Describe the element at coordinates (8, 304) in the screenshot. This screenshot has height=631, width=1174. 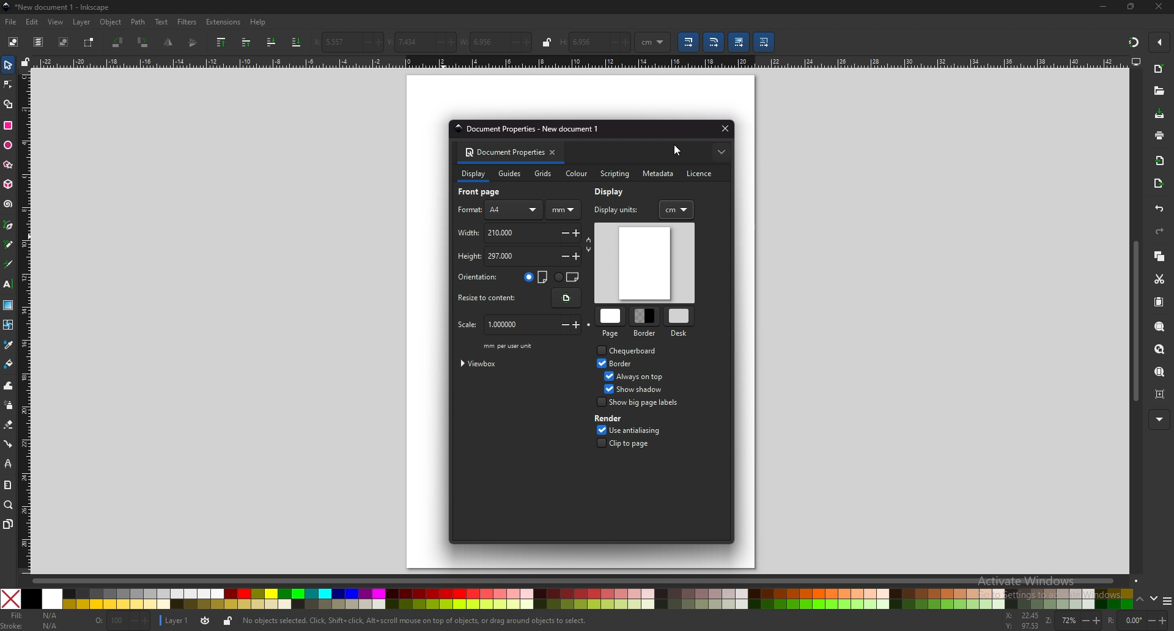
I see `gradient` at that location.